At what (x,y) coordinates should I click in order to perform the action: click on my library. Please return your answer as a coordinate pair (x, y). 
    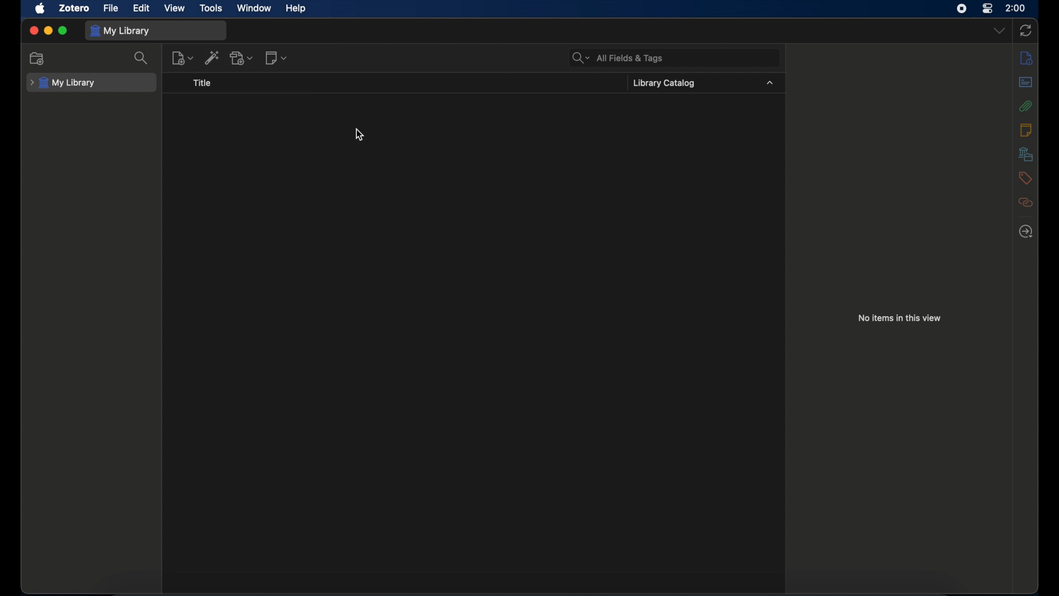
    Looking at the image, I should click on (119, 31).